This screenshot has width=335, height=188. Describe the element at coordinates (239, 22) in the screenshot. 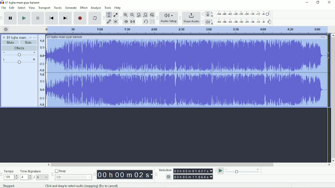

I see `Playback meter` at that location.